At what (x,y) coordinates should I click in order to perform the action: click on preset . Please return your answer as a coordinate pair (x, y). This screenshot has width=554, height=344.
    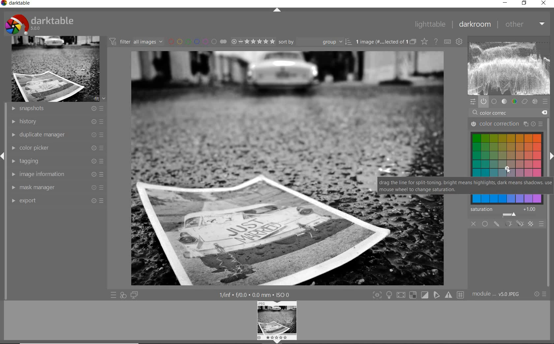
    Looking at the image, I should click on (545, 102).